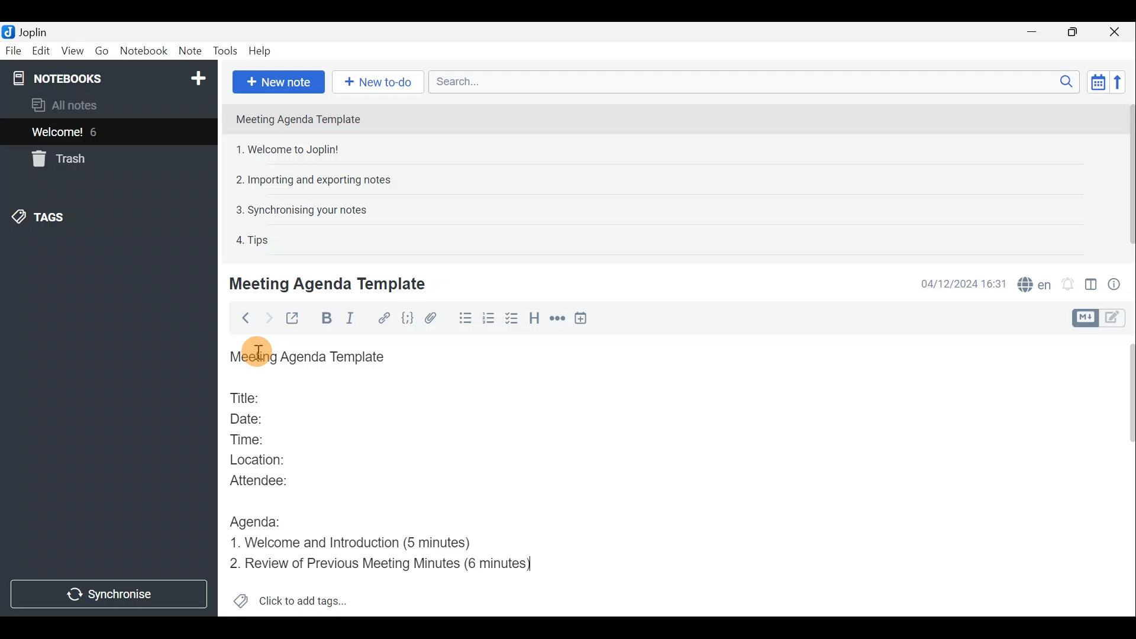 This screenshot has height=639, width=1136. I want to click on Search bar, so click(751, 81).